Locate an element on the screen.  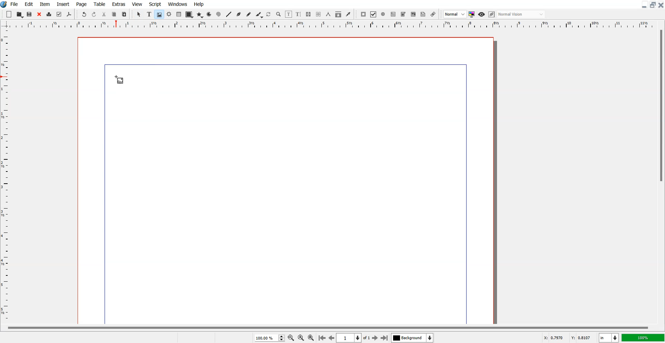
Bezier Curve is located at coordinates (239, 14).